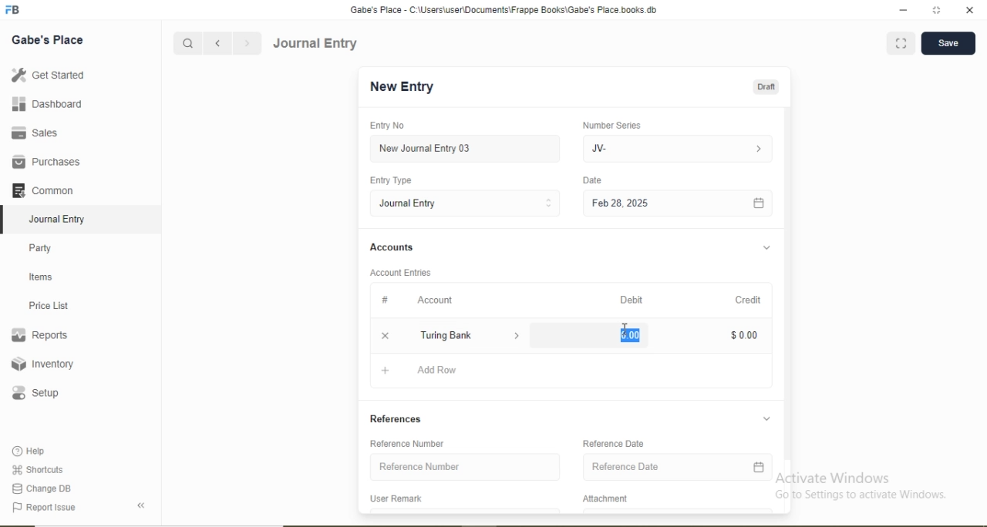  Describe the element at coordinates (48, 103) in the screenshot. I see `Dashboard` at that location.